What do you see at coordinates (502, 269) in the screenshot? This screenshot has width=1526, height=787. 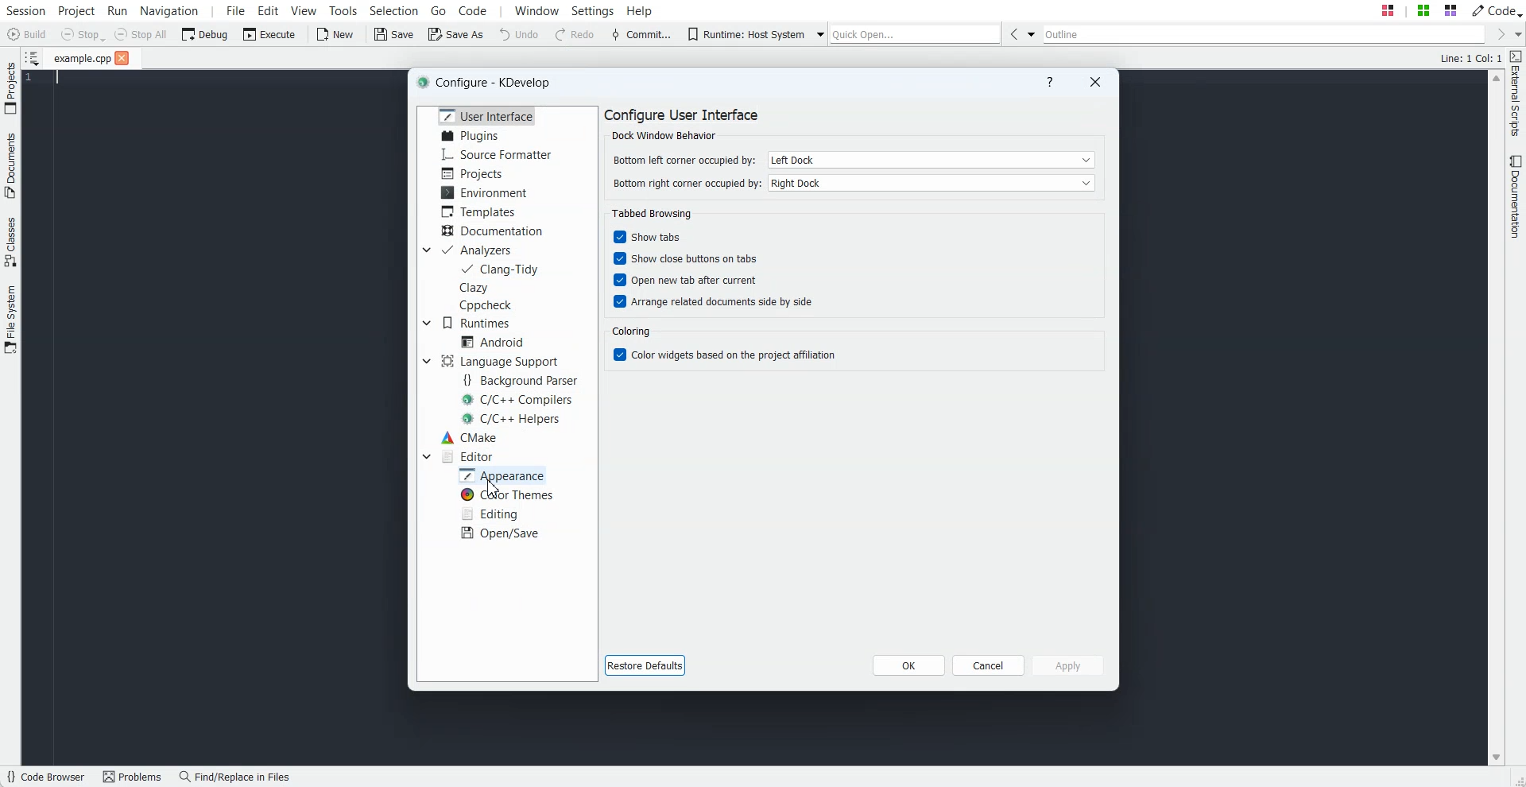 I see `Clang-Tidy` at bounding box center [502, 269].